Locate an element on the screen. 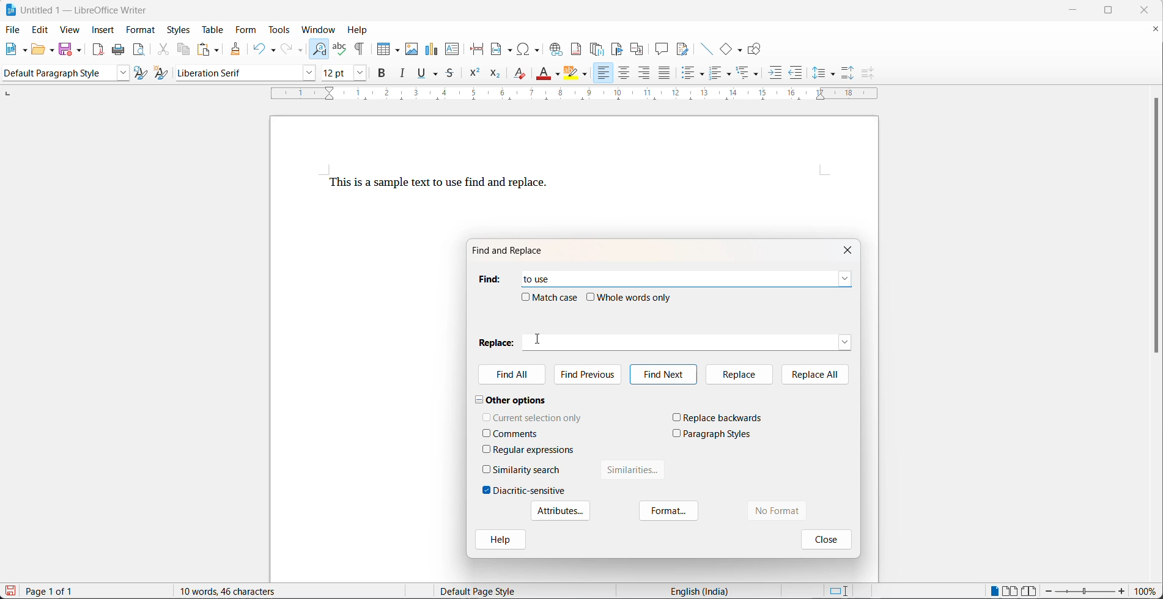 The image size is (1163, 599). close is located at coordinates (1148, 10).